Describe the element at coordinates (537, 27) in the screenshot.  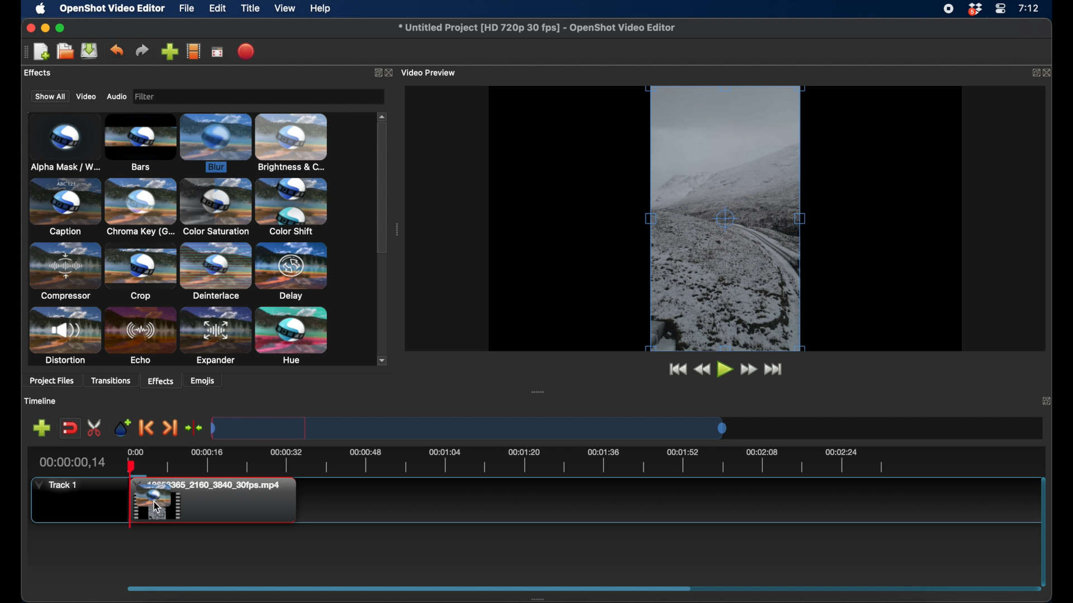
I see `file name` at that location.